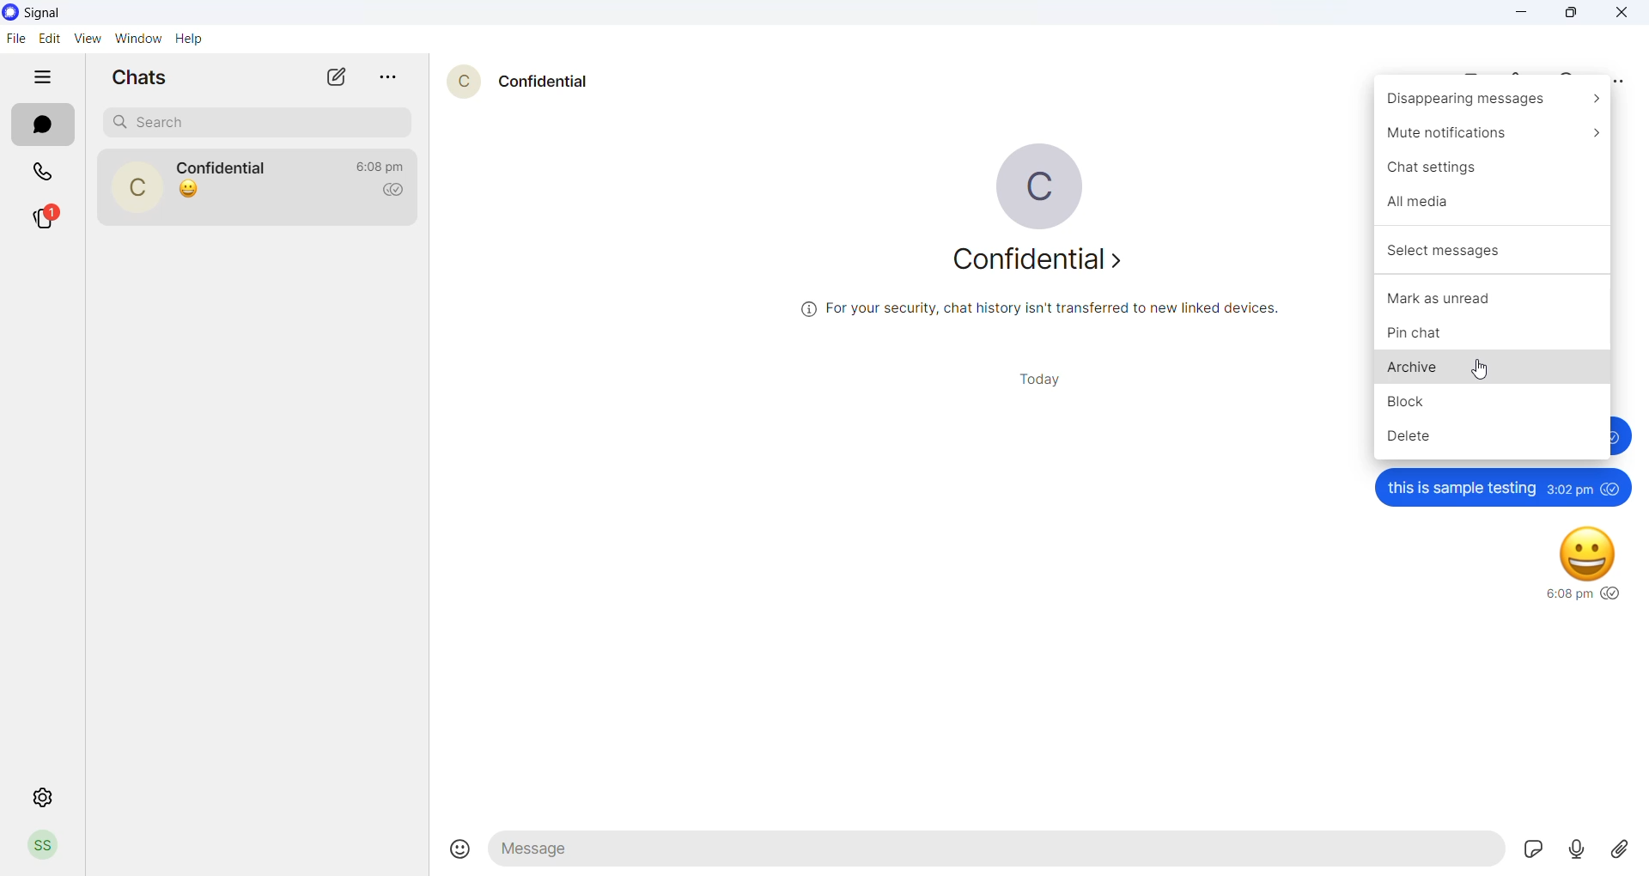  Describe the element at coordinates (71, 12) in the screenshot. I see `application logo and name` at that location.